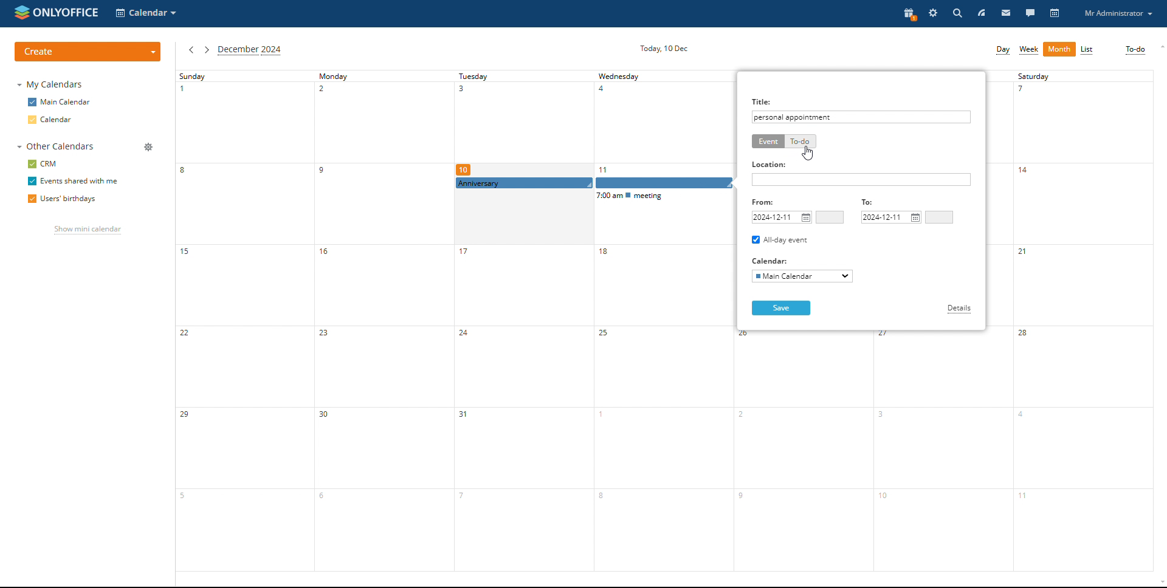 The width and height of the screenshot is (1167, 588). What do you see at coordinates (191, 50) in the screenshot?
I see `previous month` at bounding box center [191, 50].